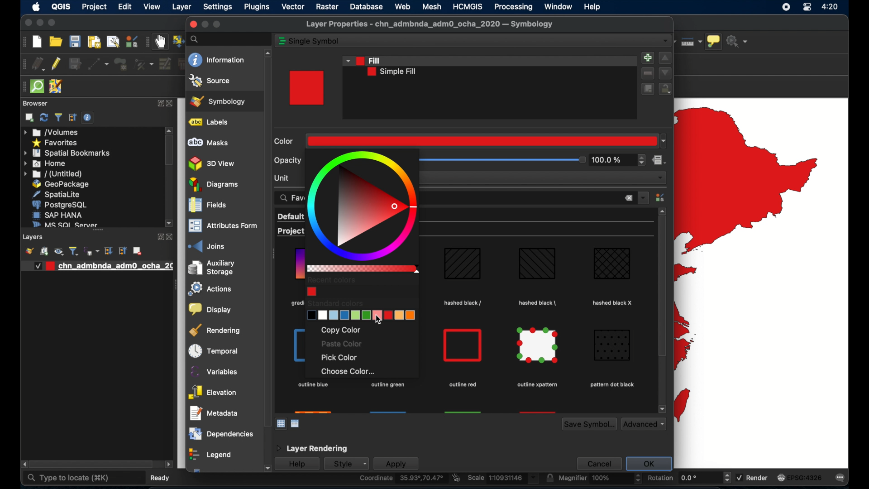 This screenshot has width=869, height=489. Describe the element at coordinates (463, 265) in the screenshot. I see `Gradient preview ` at that location.